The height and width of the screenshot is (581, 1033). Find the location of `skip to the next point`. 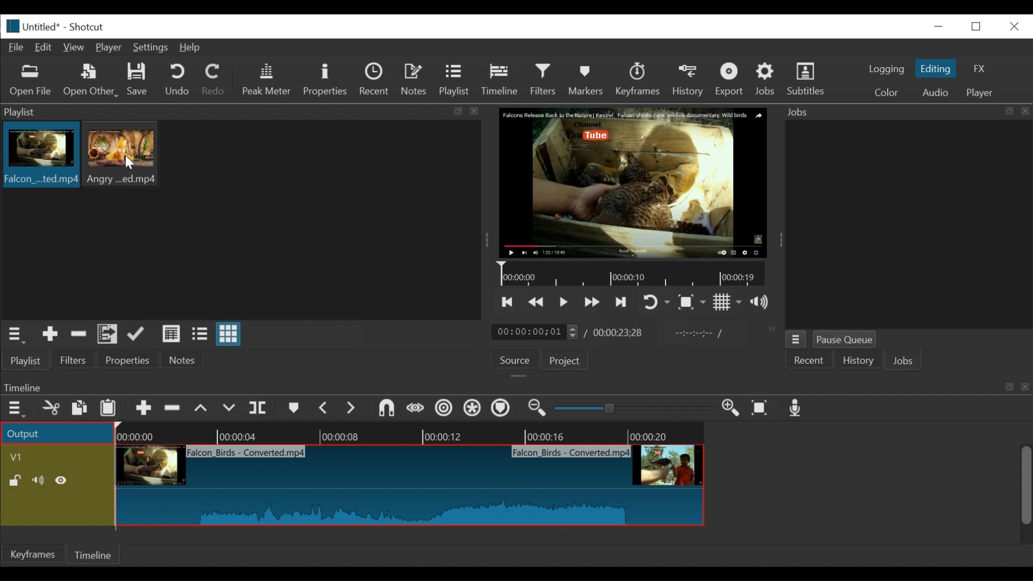

skip to the next point is located at coordinates (622, 302).